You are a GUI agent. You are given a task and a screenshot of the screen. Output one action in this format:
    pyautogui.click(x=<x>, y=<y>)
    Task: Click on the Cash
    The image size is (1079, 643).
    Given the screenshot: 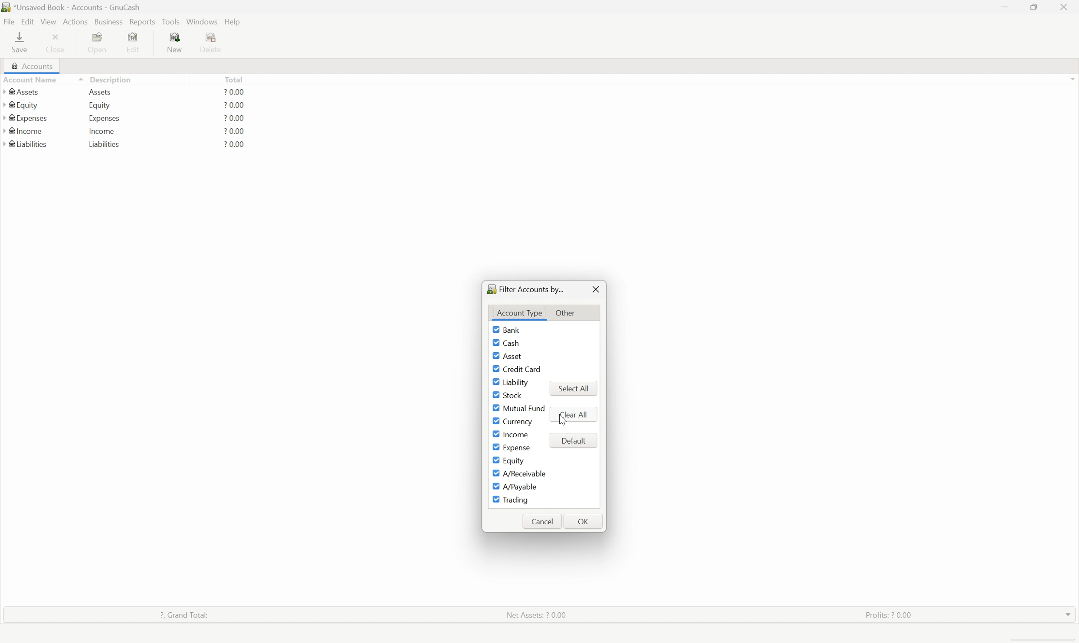 What is the action you would take?
    pyautogui.click(x=513, y=342)
    